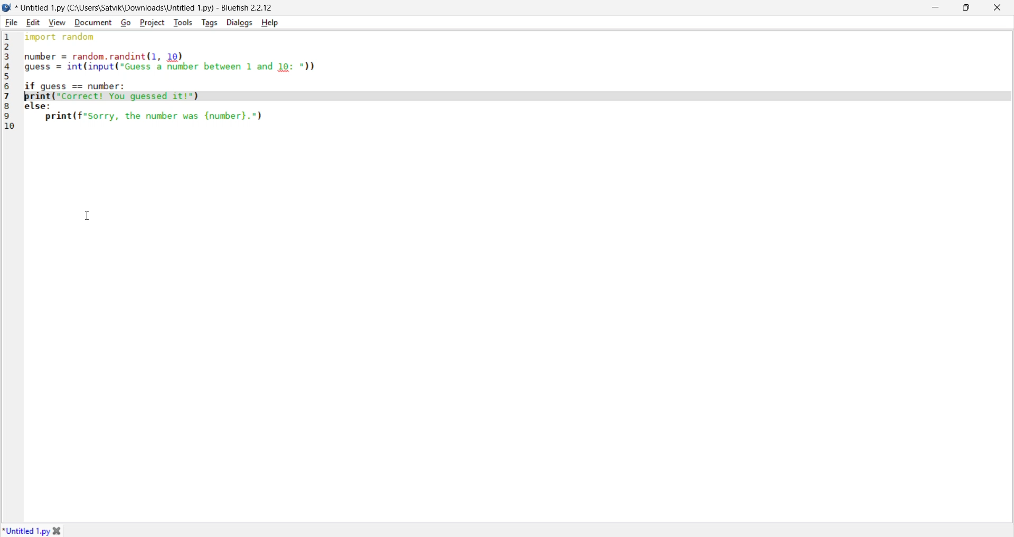 This screenshot has width=1014, height=537. What do you see at coordinates (26, 530) in the screenshot?
I see `* Untitled 1.py` at bounding box center [26, 530].